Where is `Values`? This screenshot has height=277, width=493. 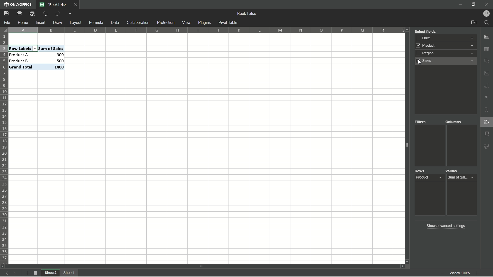
Values is located at coordinates (453, 172).